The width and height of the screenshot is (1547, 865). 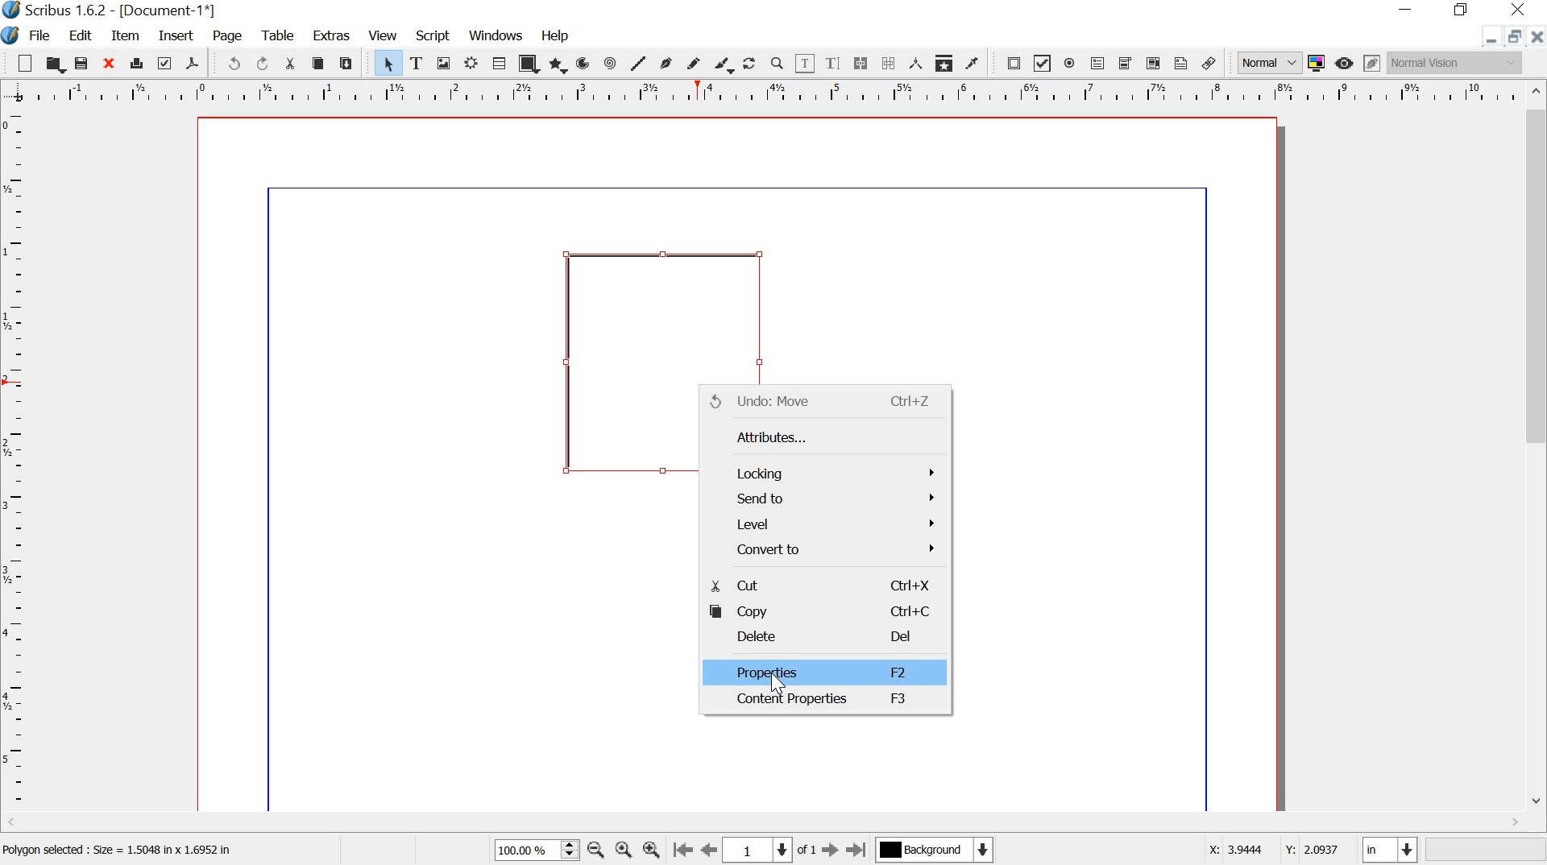 I want to click on send to, so click(x=827, y=498).